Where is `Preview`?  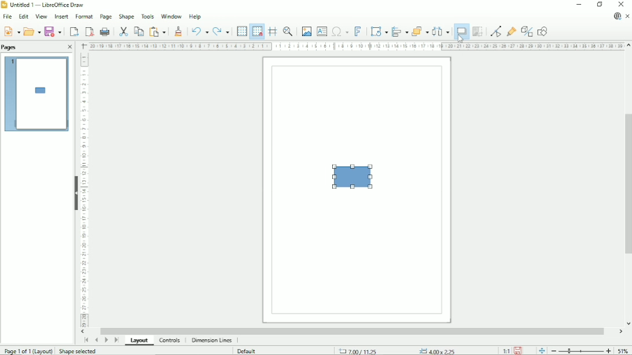
Preview is located at coordinates (37, 94).